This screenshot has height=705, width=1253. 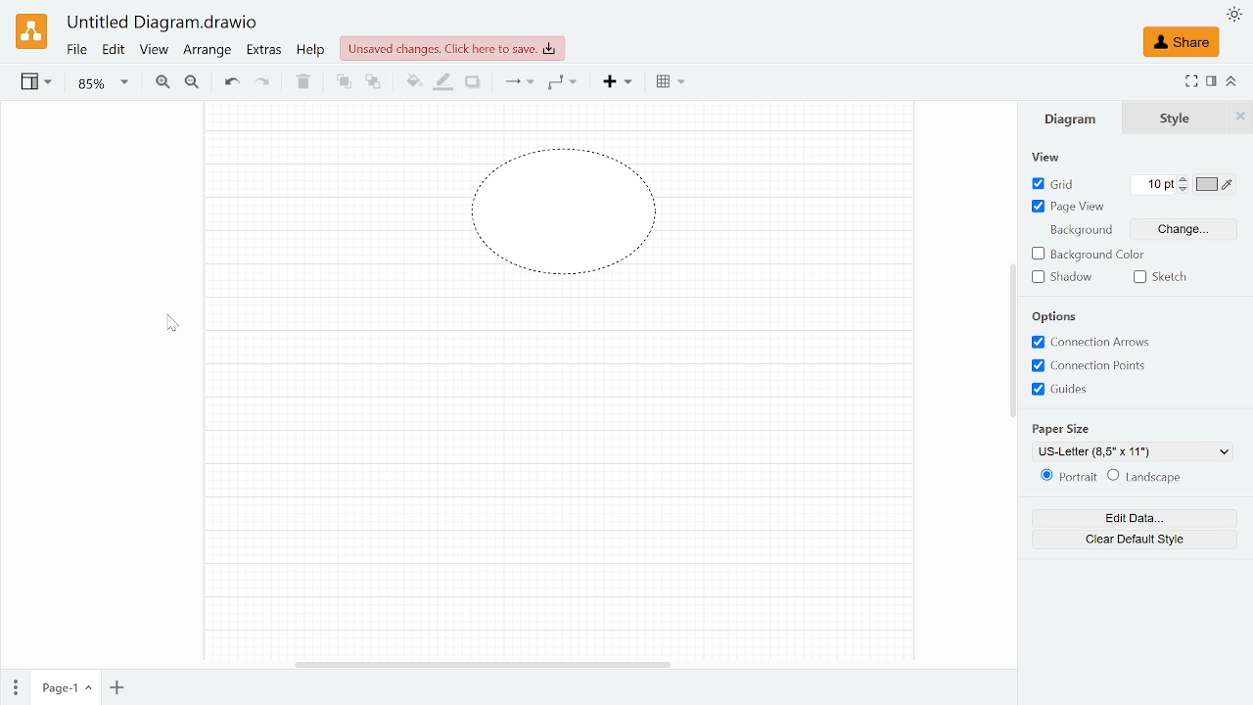 What do you see at coordinates (1086, 391) in the screenshot?
I see `Guides` at bounding box center [1086, 391].